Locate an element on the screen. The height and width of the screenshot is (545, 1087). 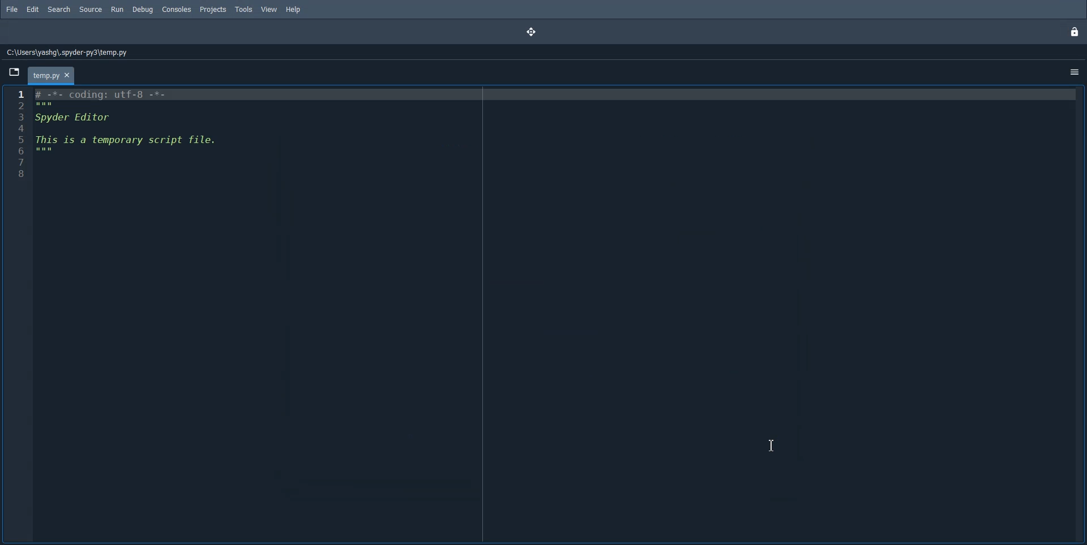
Consoles is located at coordinates (176, 10).